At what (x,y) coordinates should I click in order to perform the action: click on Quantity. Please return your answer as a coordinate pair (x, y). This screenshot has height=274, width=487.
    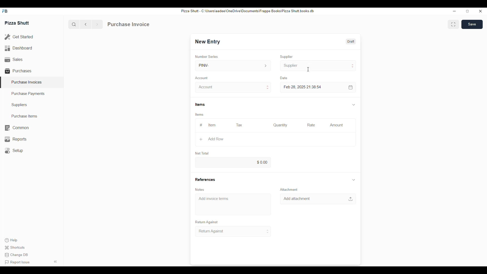
    Looking at the image, I should click on (280, 125).